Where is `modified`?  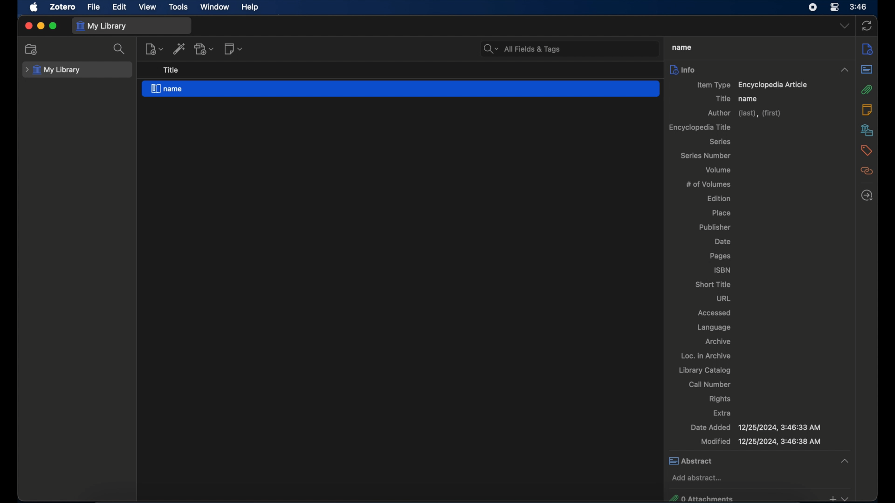 modified is located at coordinates (761, 442).